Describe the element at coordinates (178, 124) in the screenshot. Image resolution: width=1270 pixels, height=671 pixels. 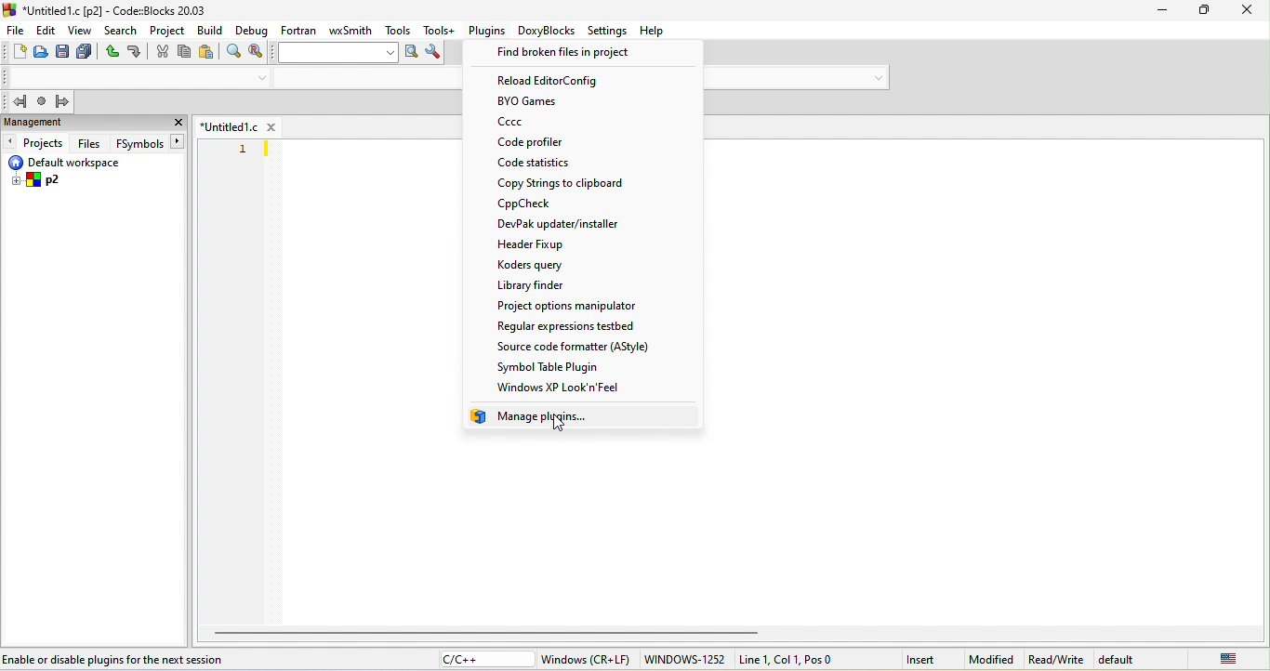
I see `close` at that location.